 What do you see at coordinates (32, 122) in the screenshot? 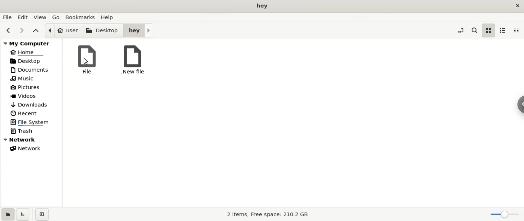
I see `filesystem` at bounding box center [32, 122].